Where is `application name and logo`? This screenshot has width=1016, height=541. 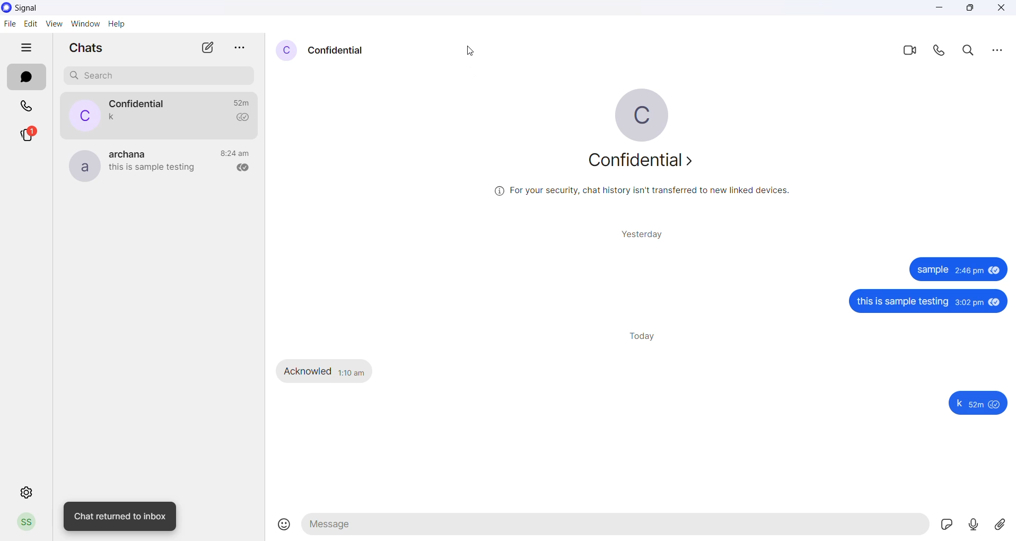
application name and logo is located at coordinates (33, 8).